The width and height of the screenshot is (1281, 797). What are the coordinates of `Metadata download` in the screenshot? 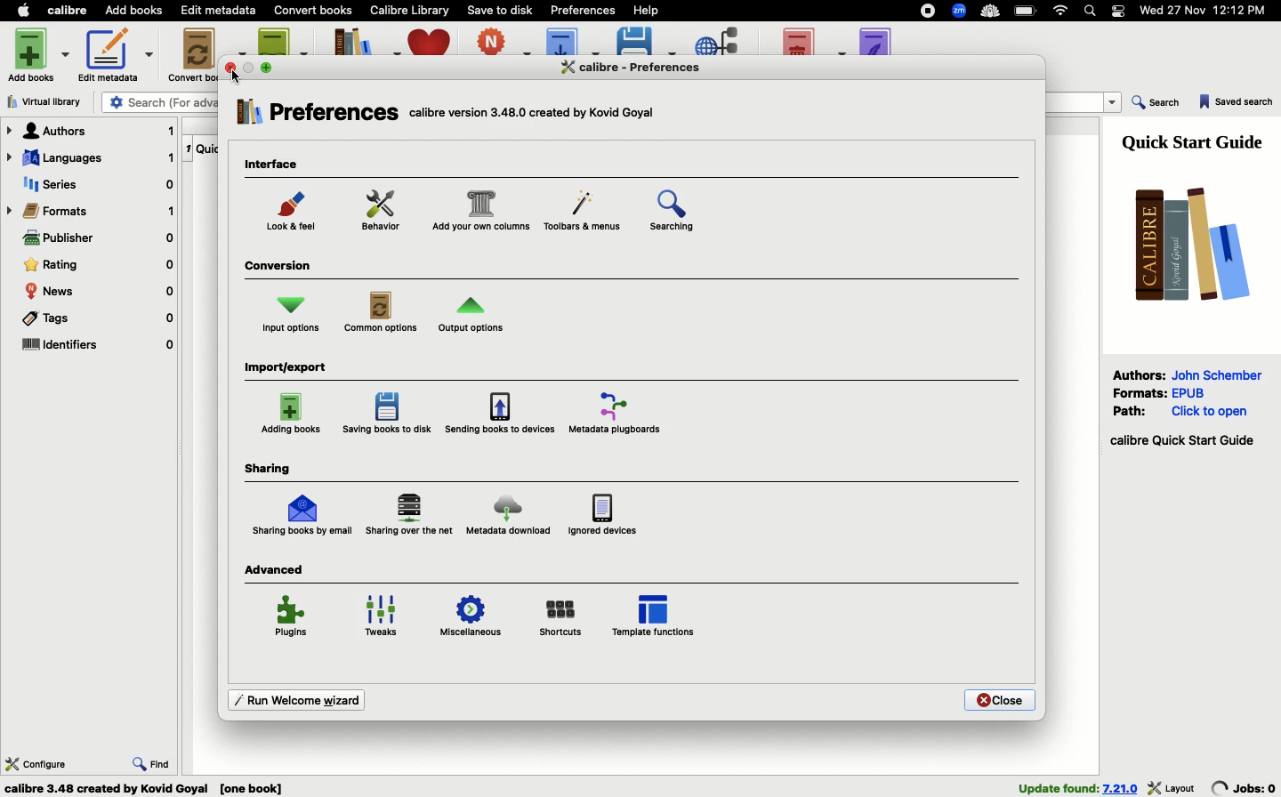 It's located at (507, 519).